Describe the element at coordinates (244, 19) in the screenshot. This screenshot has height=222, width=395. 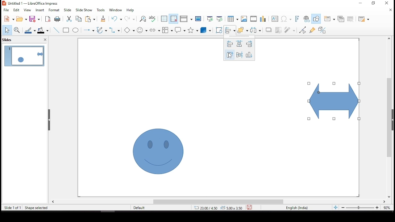
I see `image` at that location.